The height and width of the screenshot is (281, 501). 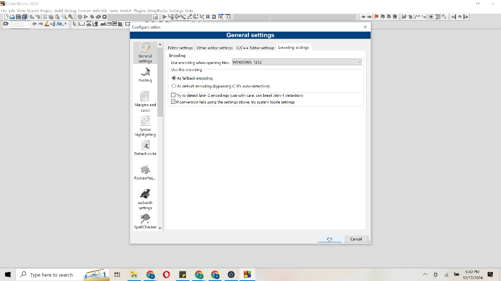 I want to click on Camera, so click(x=437, y=274).